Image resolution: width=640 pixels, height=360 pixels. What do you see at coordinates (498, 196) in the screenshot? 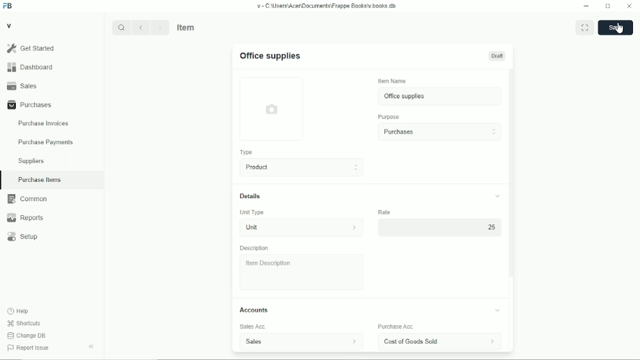
I see `toggle collapse/expand` at bounding box center [498, 196].